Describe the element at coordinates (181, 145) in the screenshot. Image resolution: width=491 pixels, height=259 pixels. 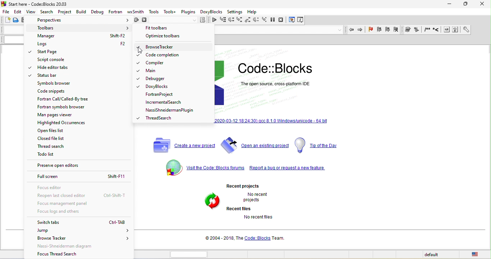
I see `create a new project` at that location.